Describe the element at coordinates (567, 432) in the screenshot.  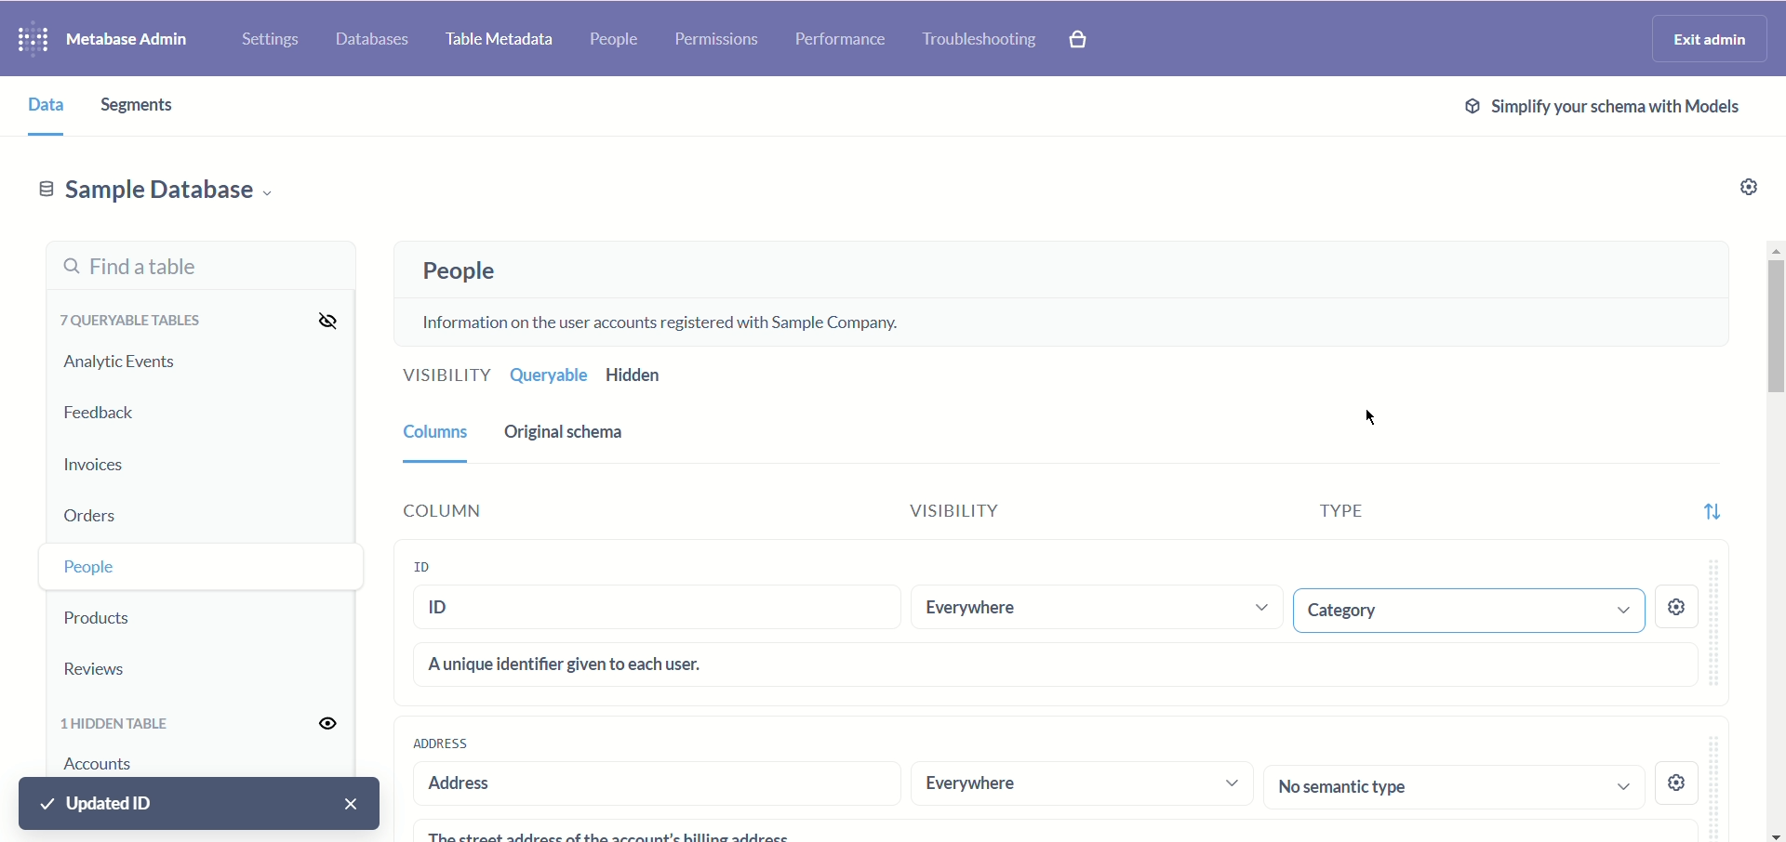
I see `Original schema` at that location.